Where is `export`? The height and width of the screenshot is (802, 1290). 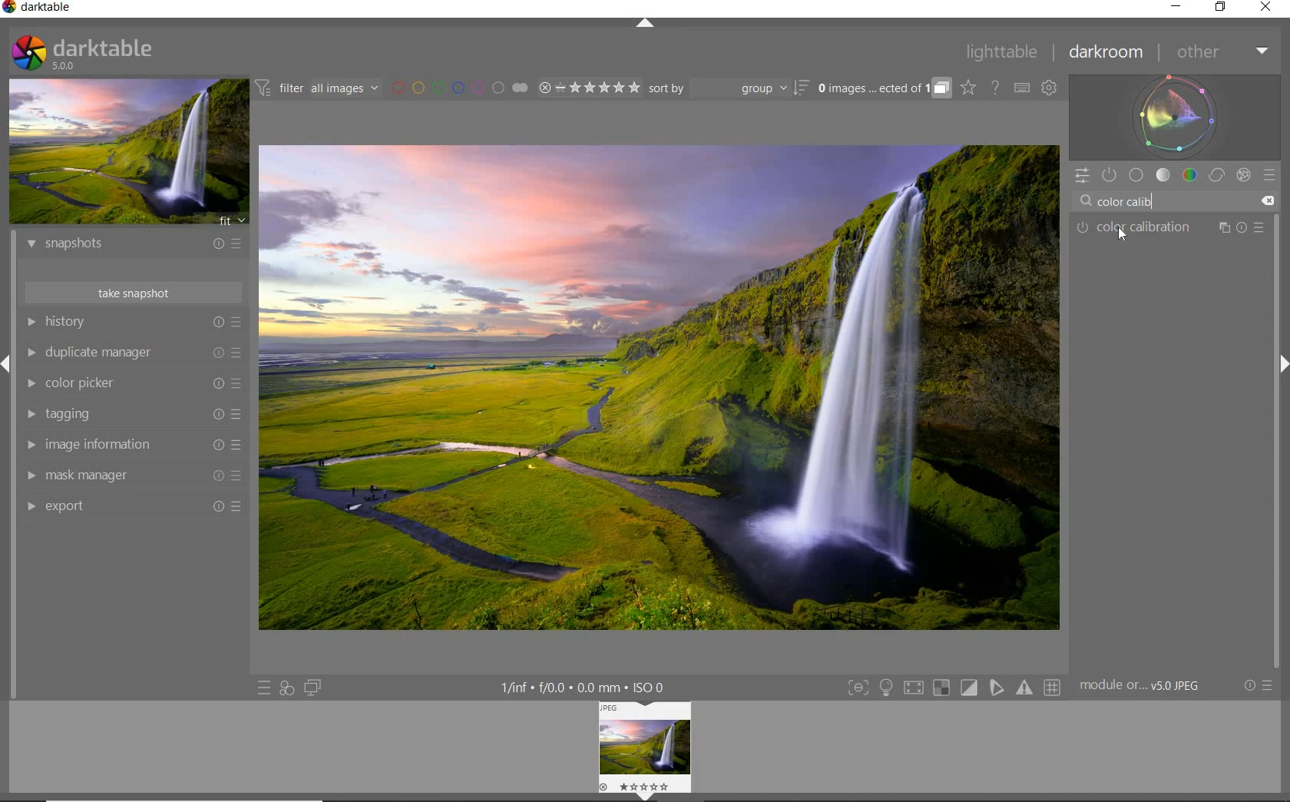
export is located at coordinates (135, 508).